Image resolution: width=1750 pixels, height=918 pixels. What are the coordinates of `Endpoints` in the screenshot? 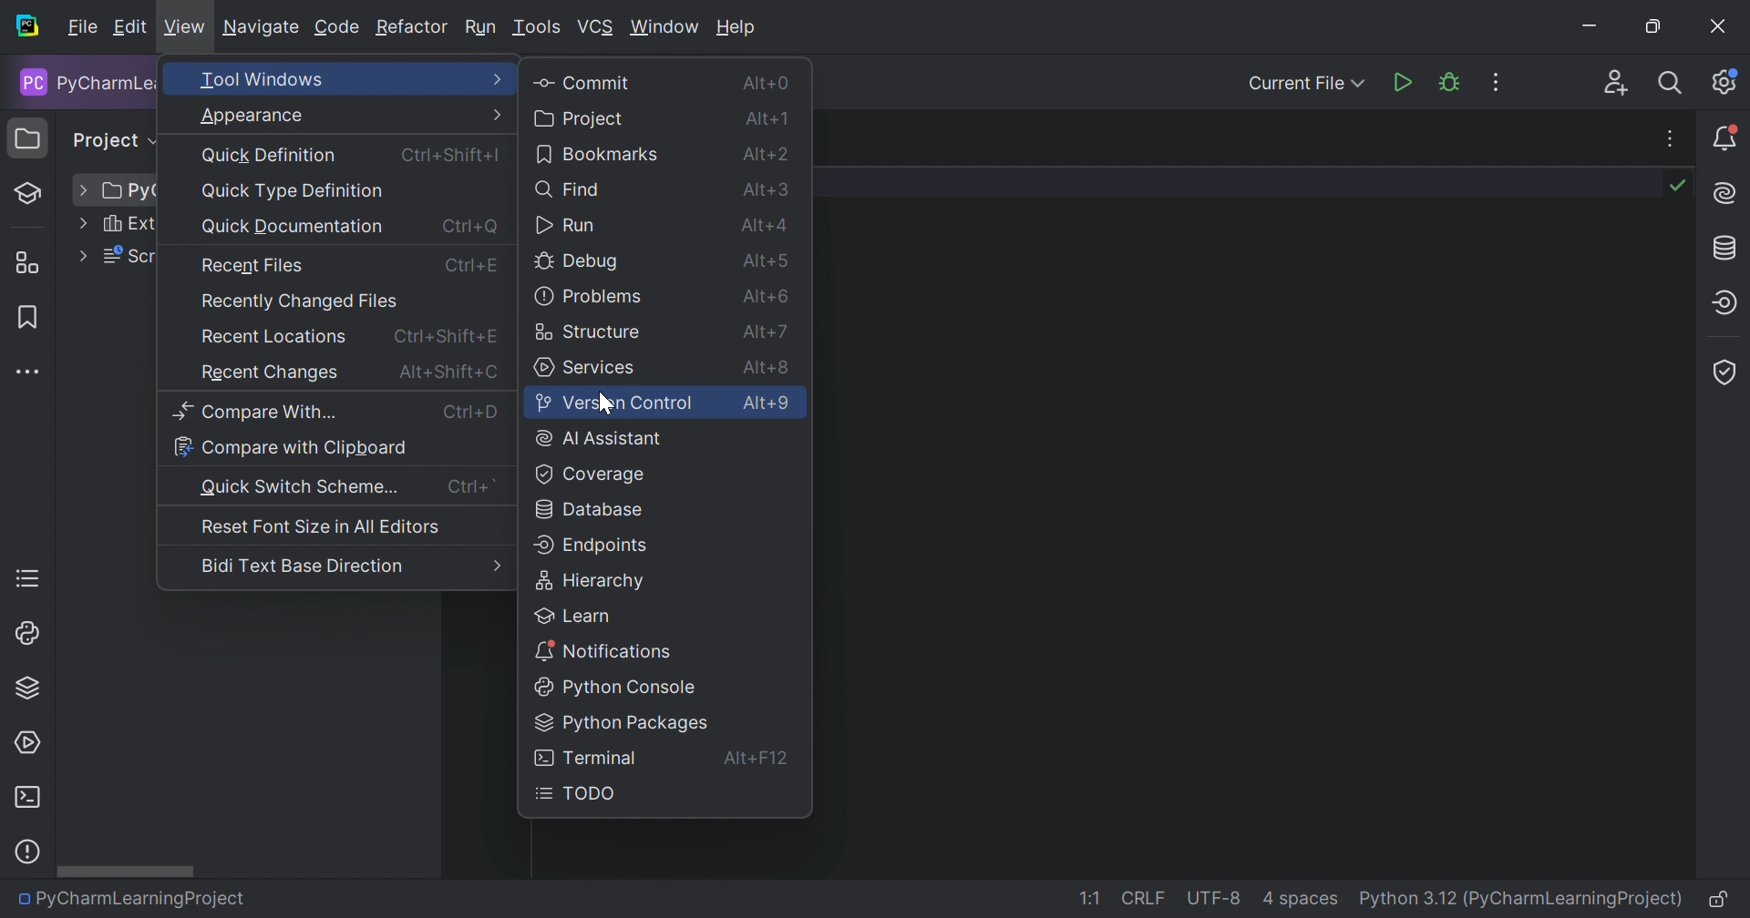 It's located at (1728, 301).